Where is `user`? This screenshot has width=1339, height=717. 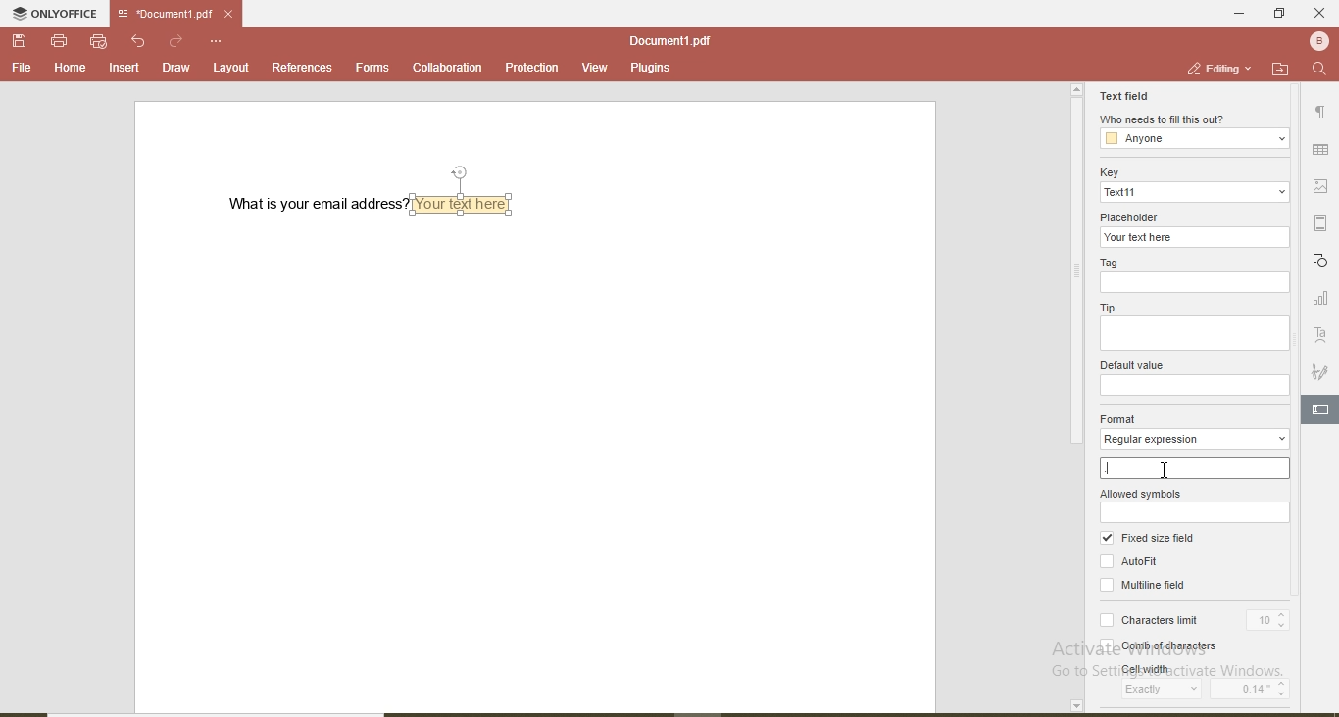 user is located at coordinates (1317, 40).